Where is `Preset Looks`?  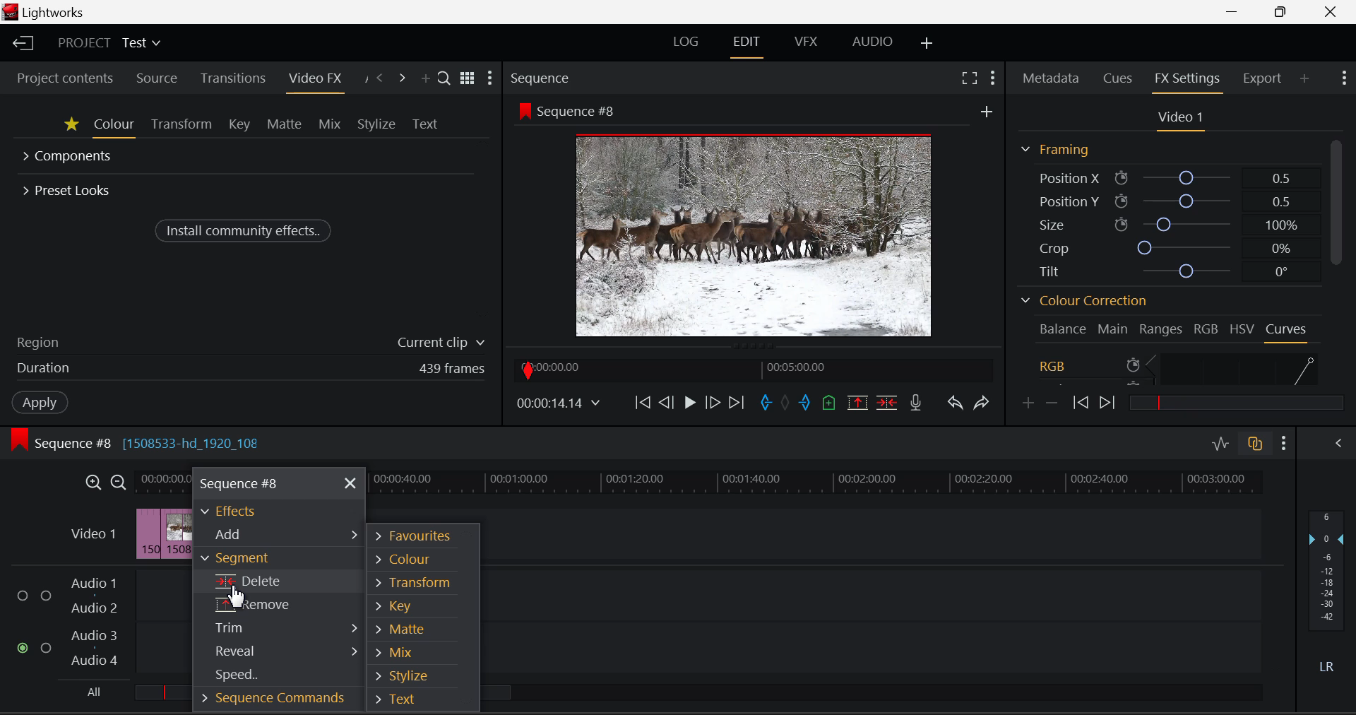
Preset Looks is located at coordinates (69, 189).